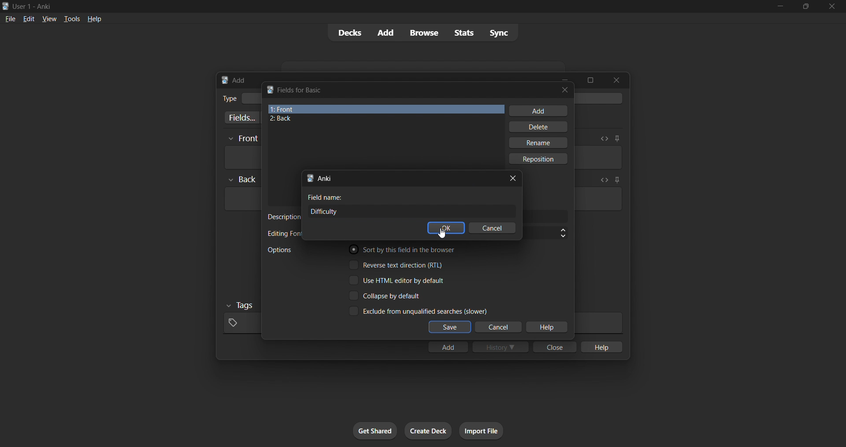  I want to click on Anki logo, so click(310, 178).